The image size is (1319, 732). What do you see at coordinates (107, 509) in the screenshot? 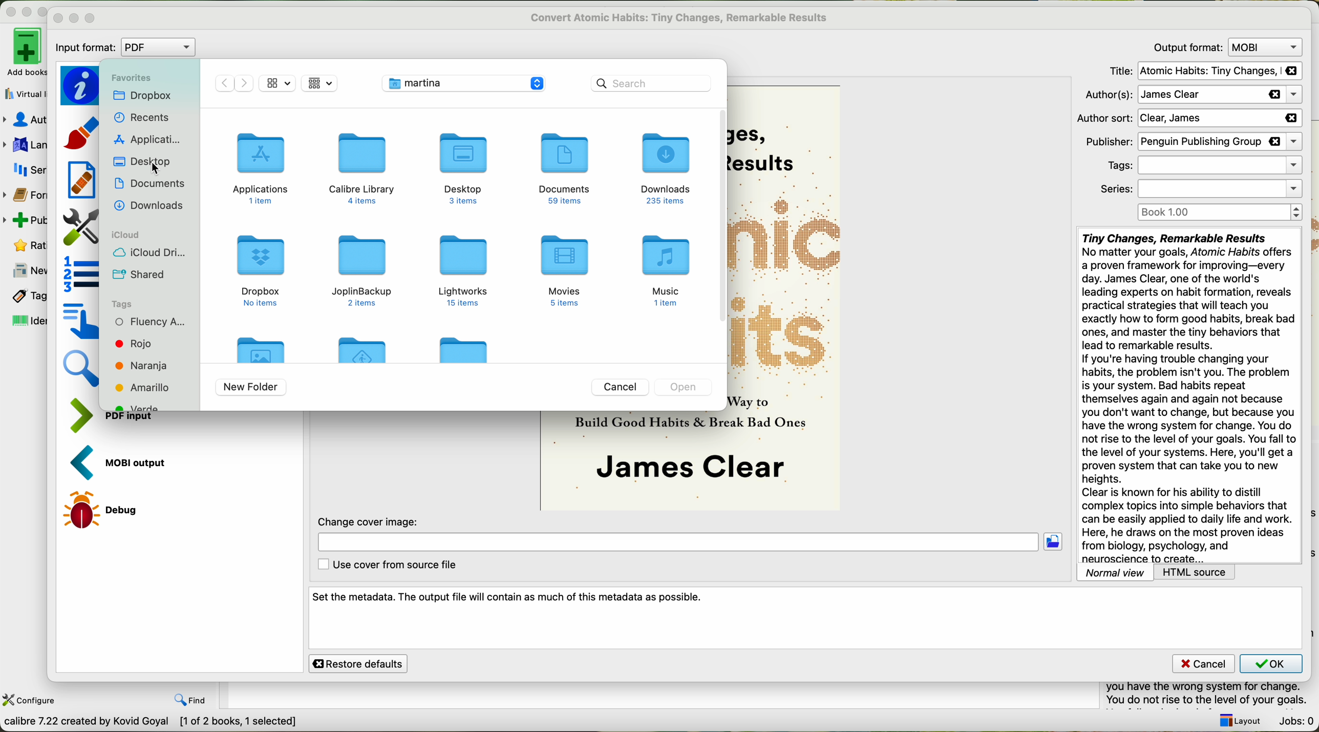
I see `debug` at bounding box center [107, 509].